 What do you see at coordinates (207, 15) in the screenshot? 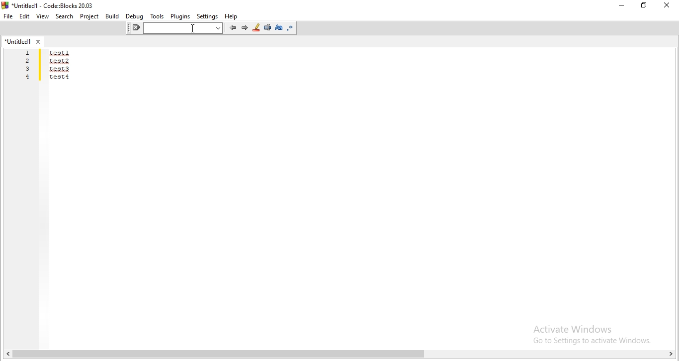
I see `Settings ` at bounding box center [207, 15].